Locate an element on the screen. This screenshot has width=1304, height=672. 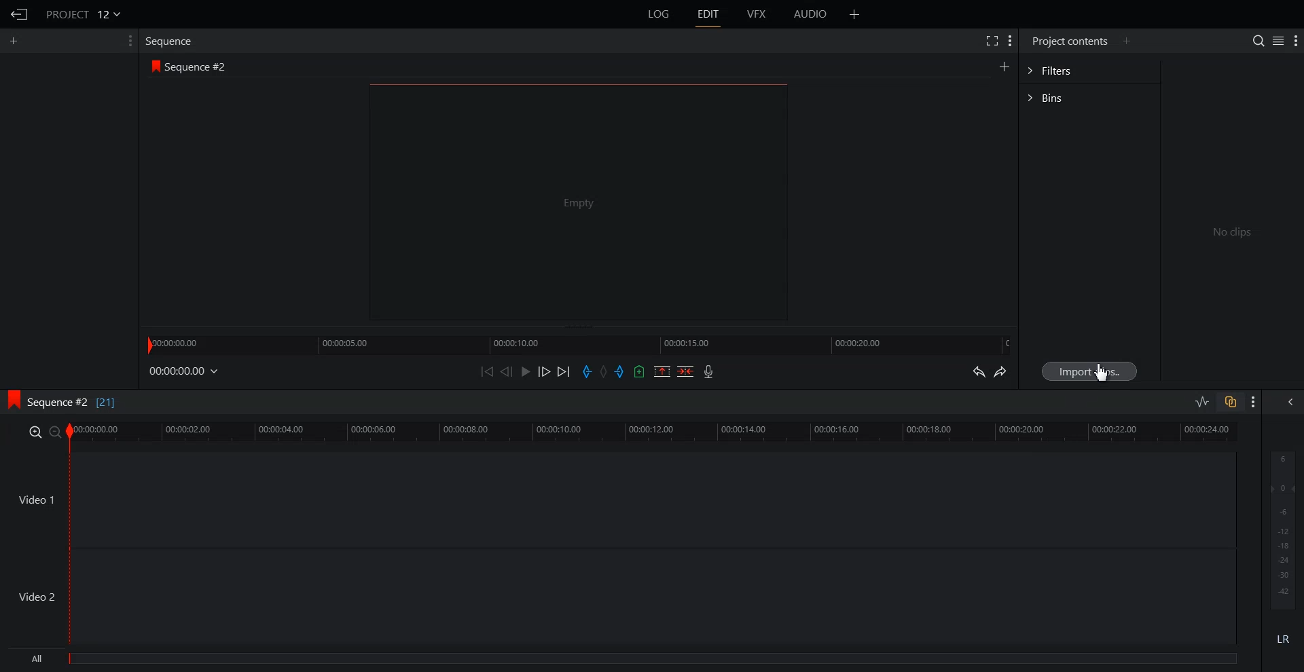
Create Sequence is located at coordinates (1003, 67).